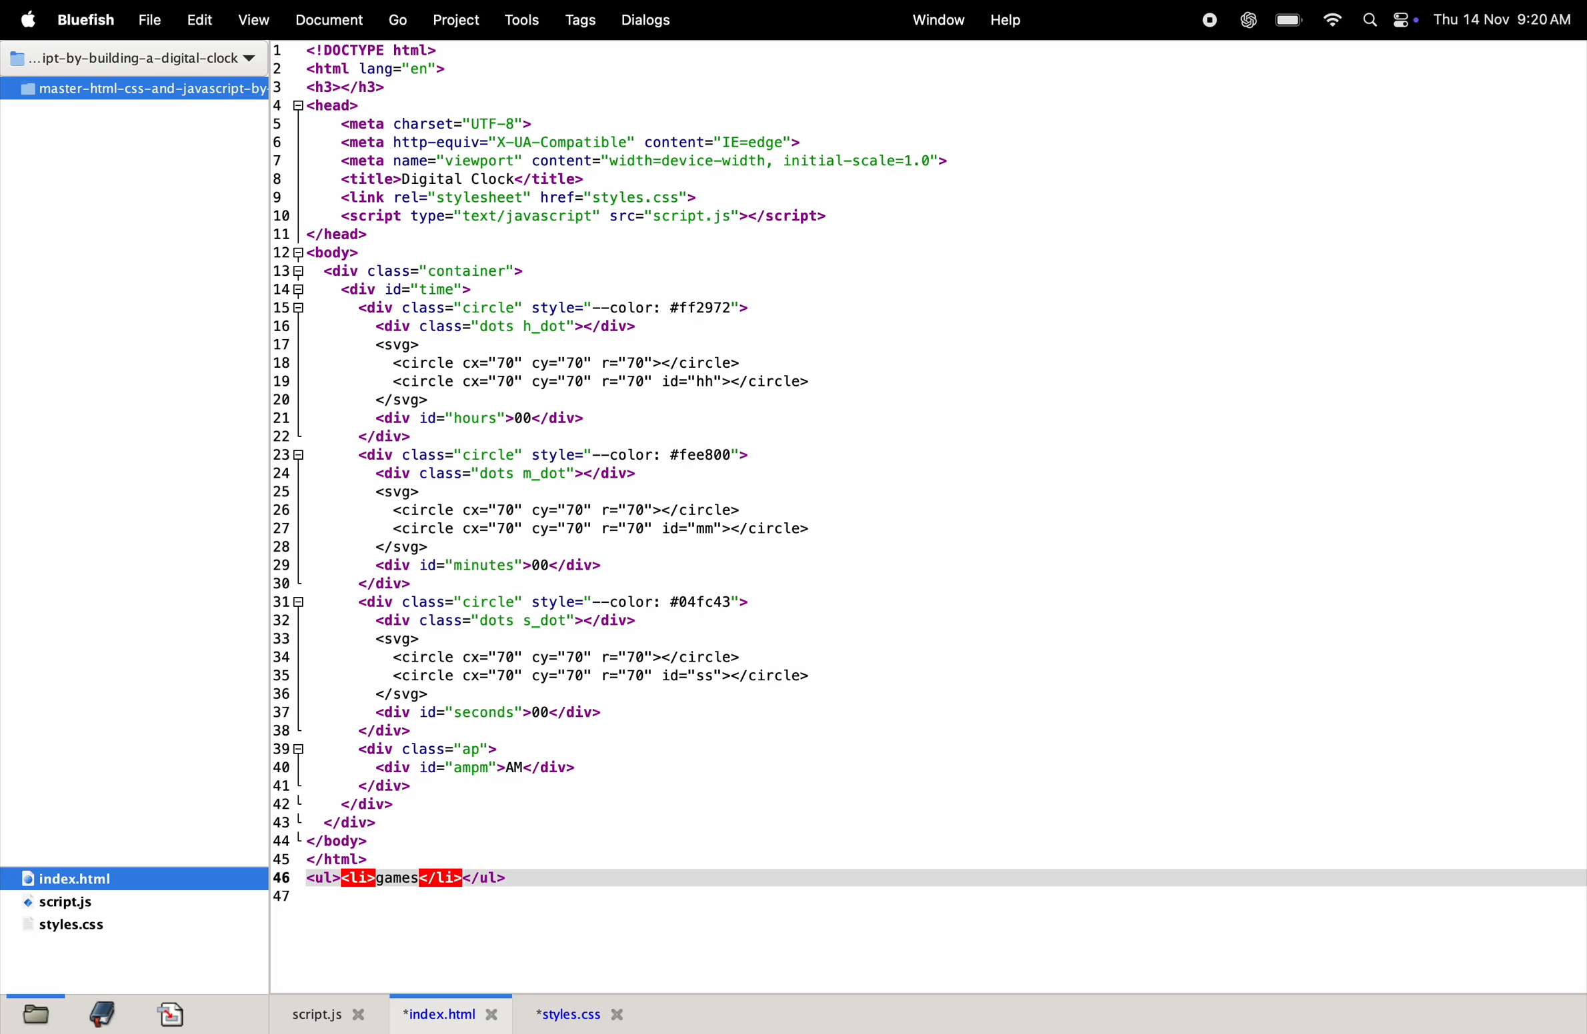  What do you see at coordinates (400, 21) in the screenshot?
I see `Go` at bounding box center [400, 21].